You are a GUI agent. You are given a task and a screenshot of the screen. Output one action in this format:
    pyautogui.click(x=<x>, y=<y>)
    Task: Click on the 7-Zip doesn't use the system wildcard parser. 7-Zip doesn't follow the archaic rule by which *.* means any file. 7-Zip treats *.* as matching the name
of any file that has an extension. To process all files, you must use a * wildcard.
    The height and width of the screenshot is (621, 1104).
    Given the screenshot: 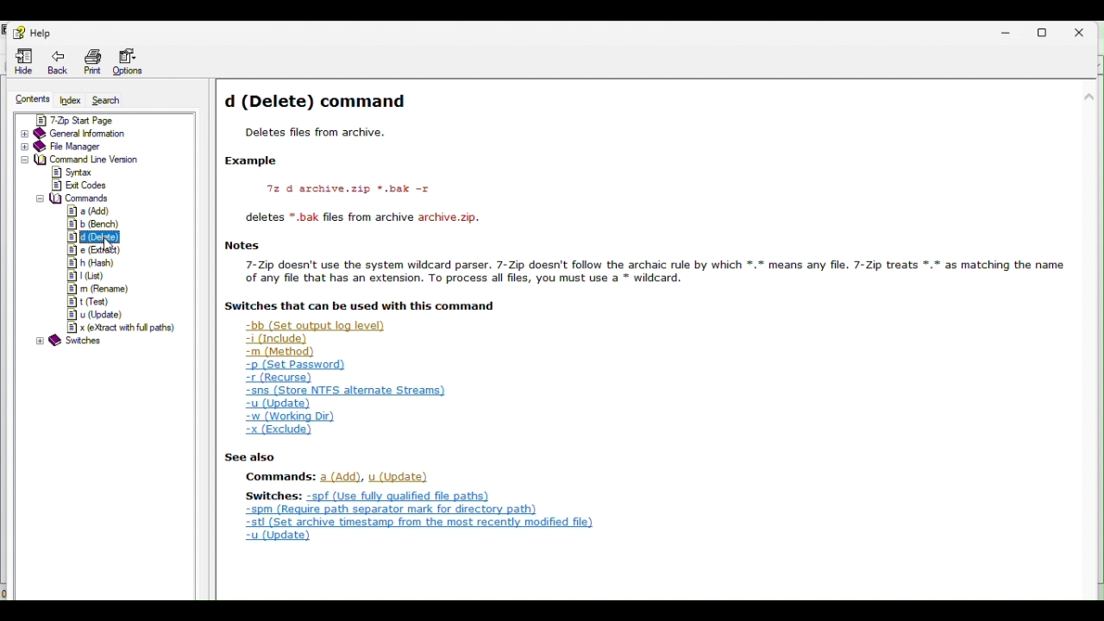 What is the action you would take?
    pyautogui.click(x=657, y=273)
    